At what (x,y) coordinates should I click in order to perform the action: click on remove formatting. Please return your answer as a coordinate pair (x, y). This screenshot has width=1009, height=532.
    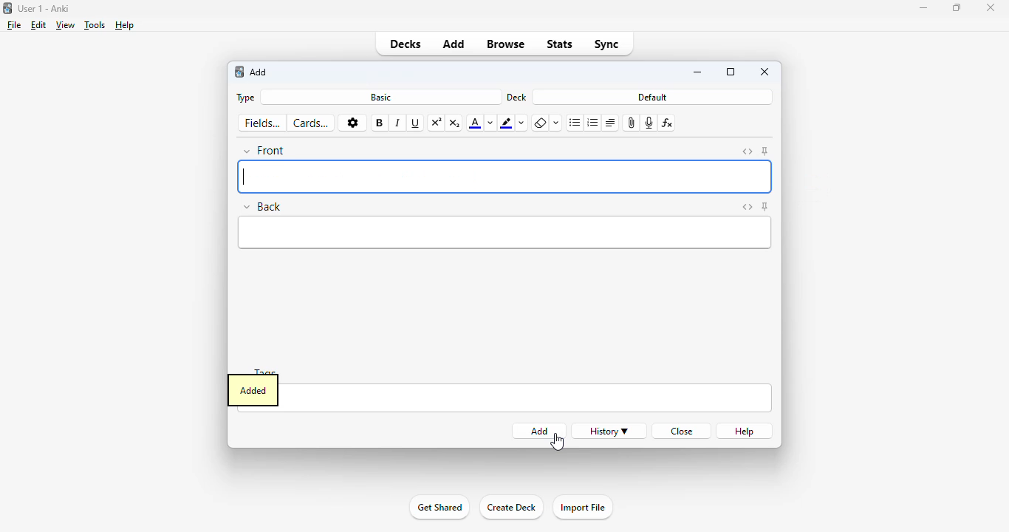
    Looking at the image, I should click on (540, 123).